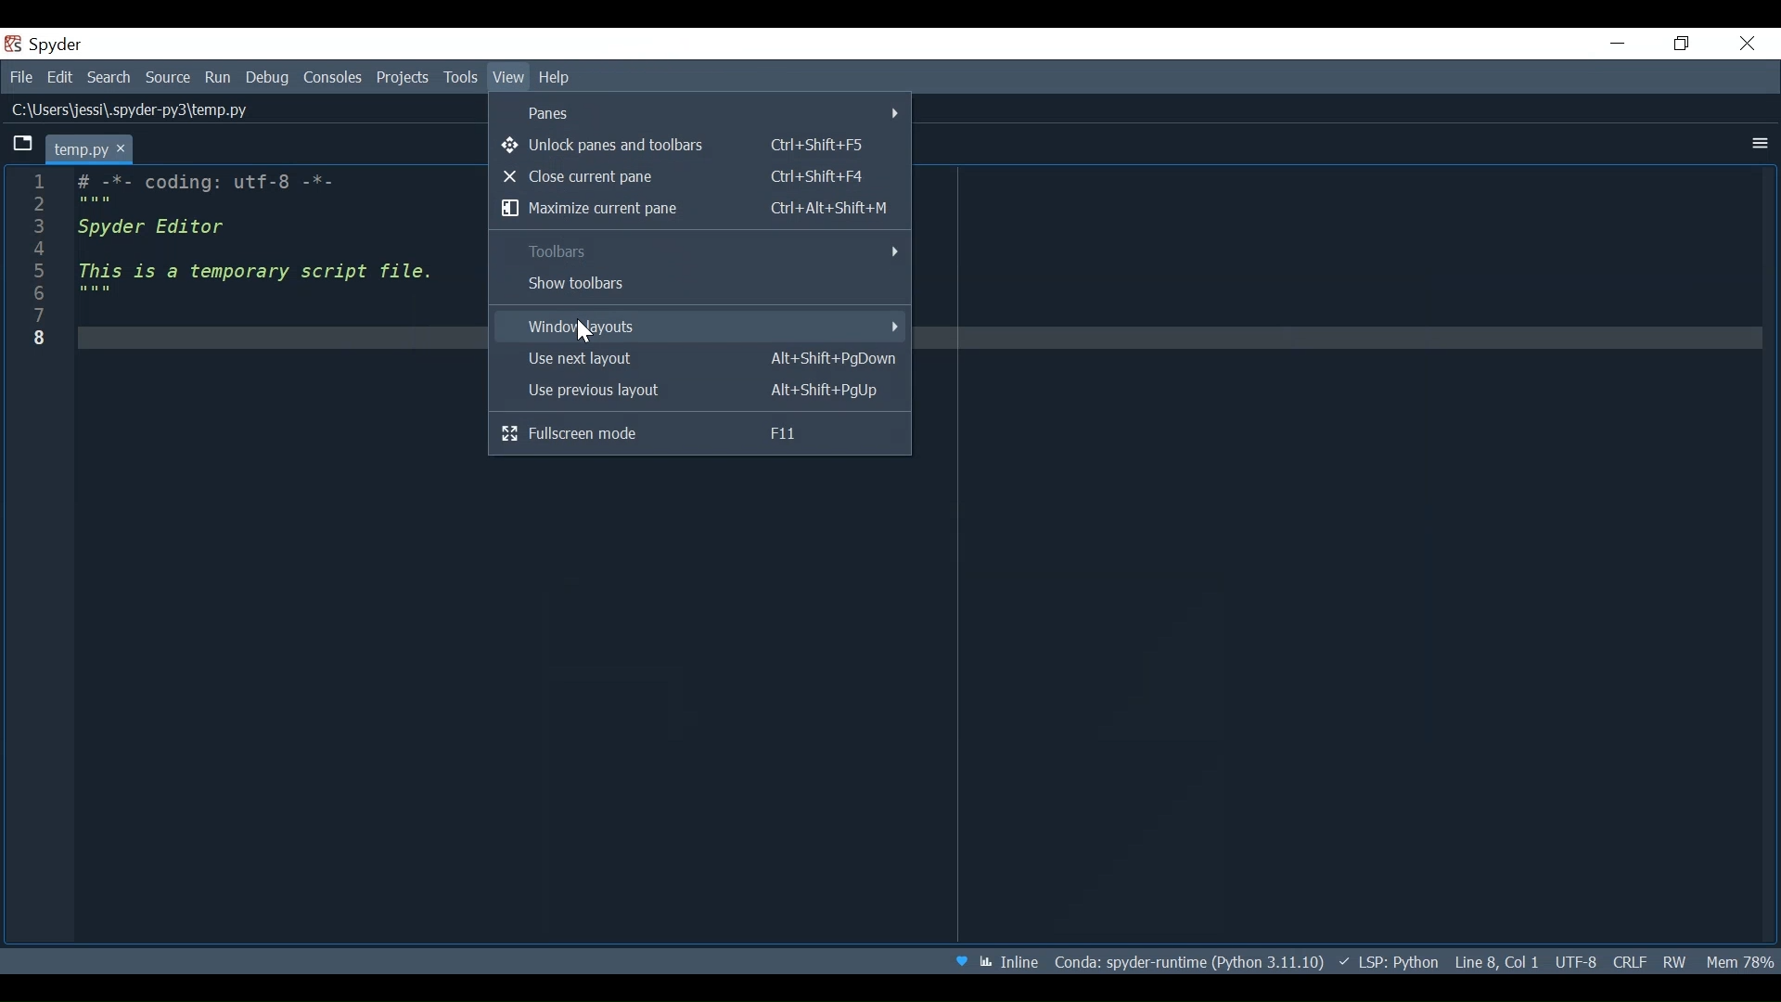 The height and width of the screenshot is (1002, 1781). Describe the element at coordinates (1010, 961) in the screenshot. I see `Toggle inline and interactive Matplotlib plotting` at that location.